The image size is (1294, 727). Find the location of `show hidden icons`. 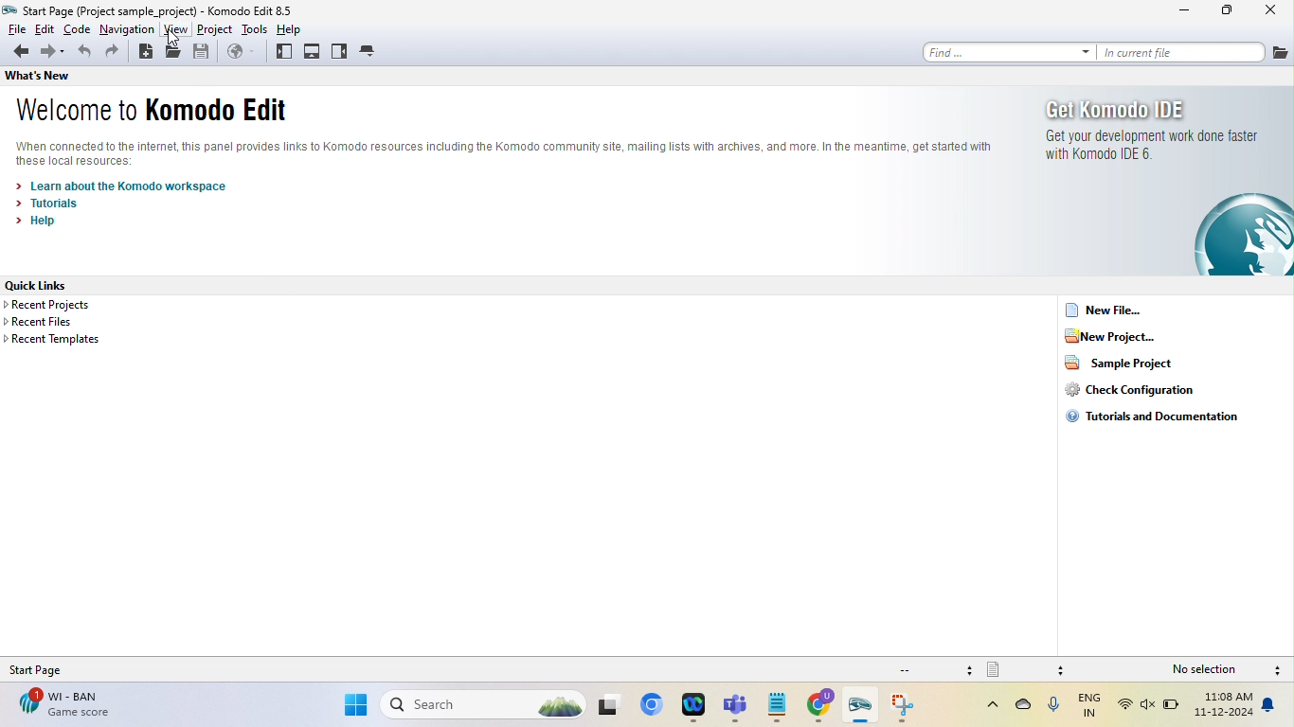

show hidden icons is located at coordinates (982, 705).